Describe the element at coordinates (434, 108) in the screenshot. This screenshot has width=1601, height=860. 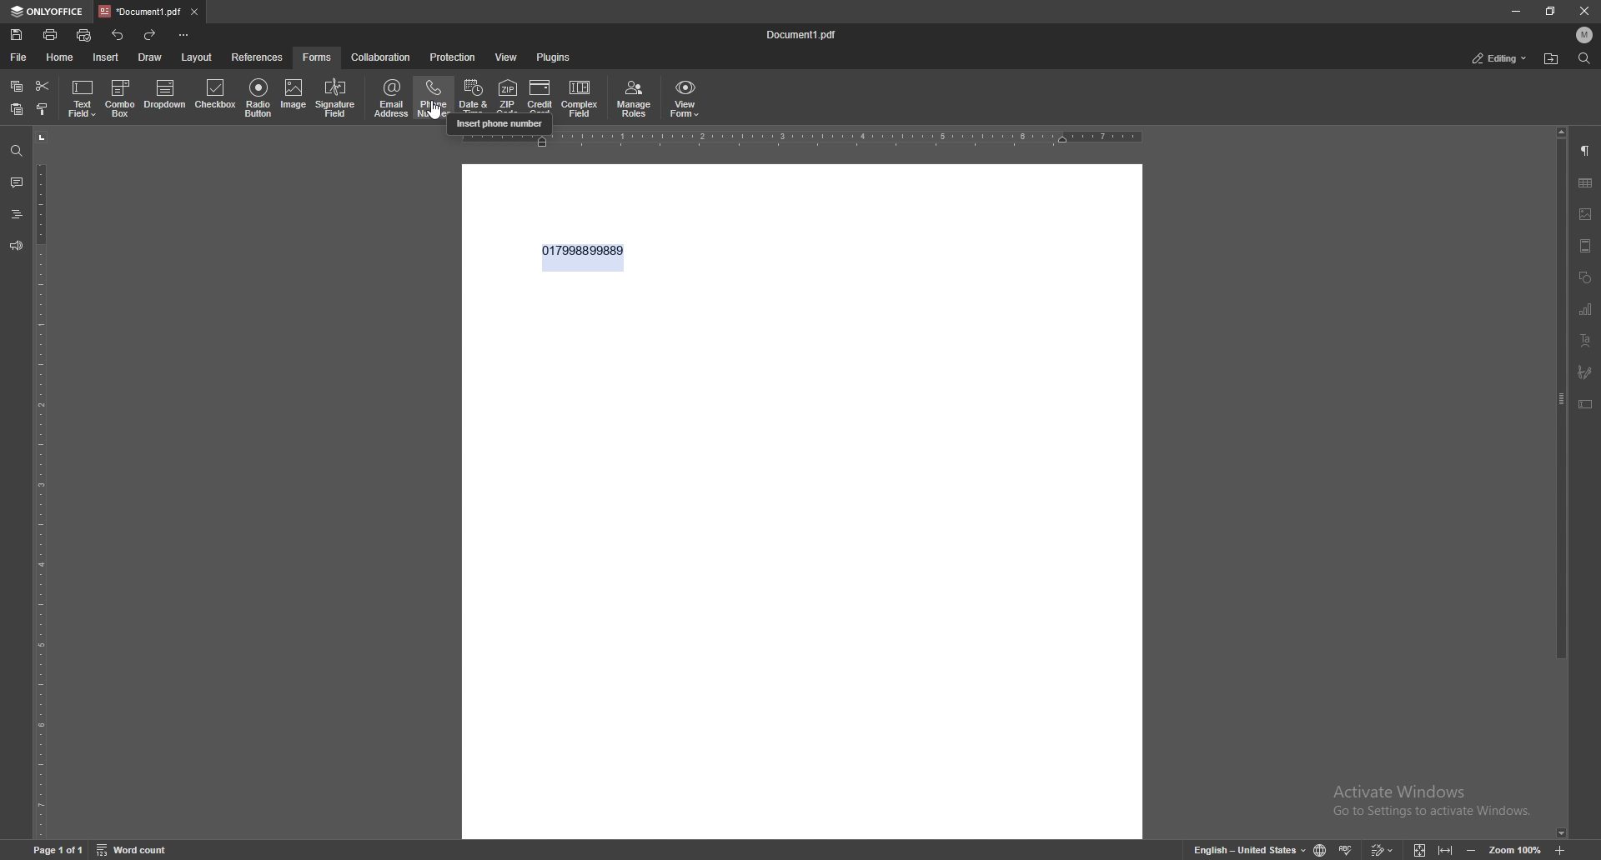
I see `cursor` at that location.